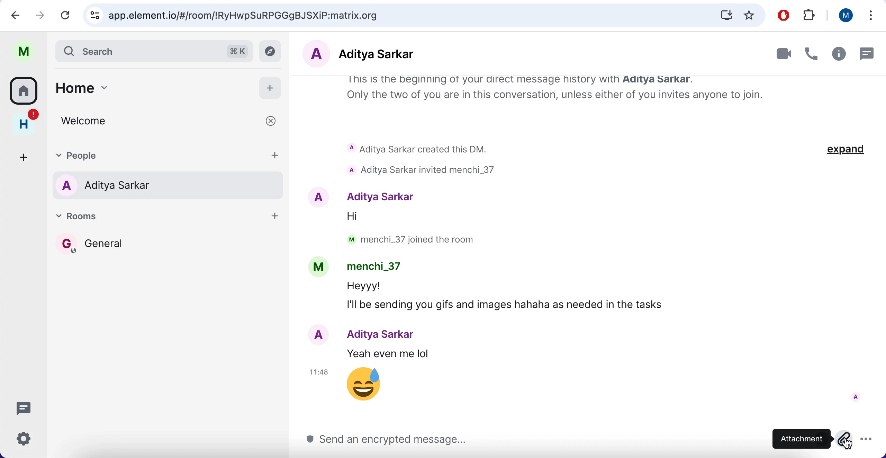  I want to click on A, so click(314, 51).